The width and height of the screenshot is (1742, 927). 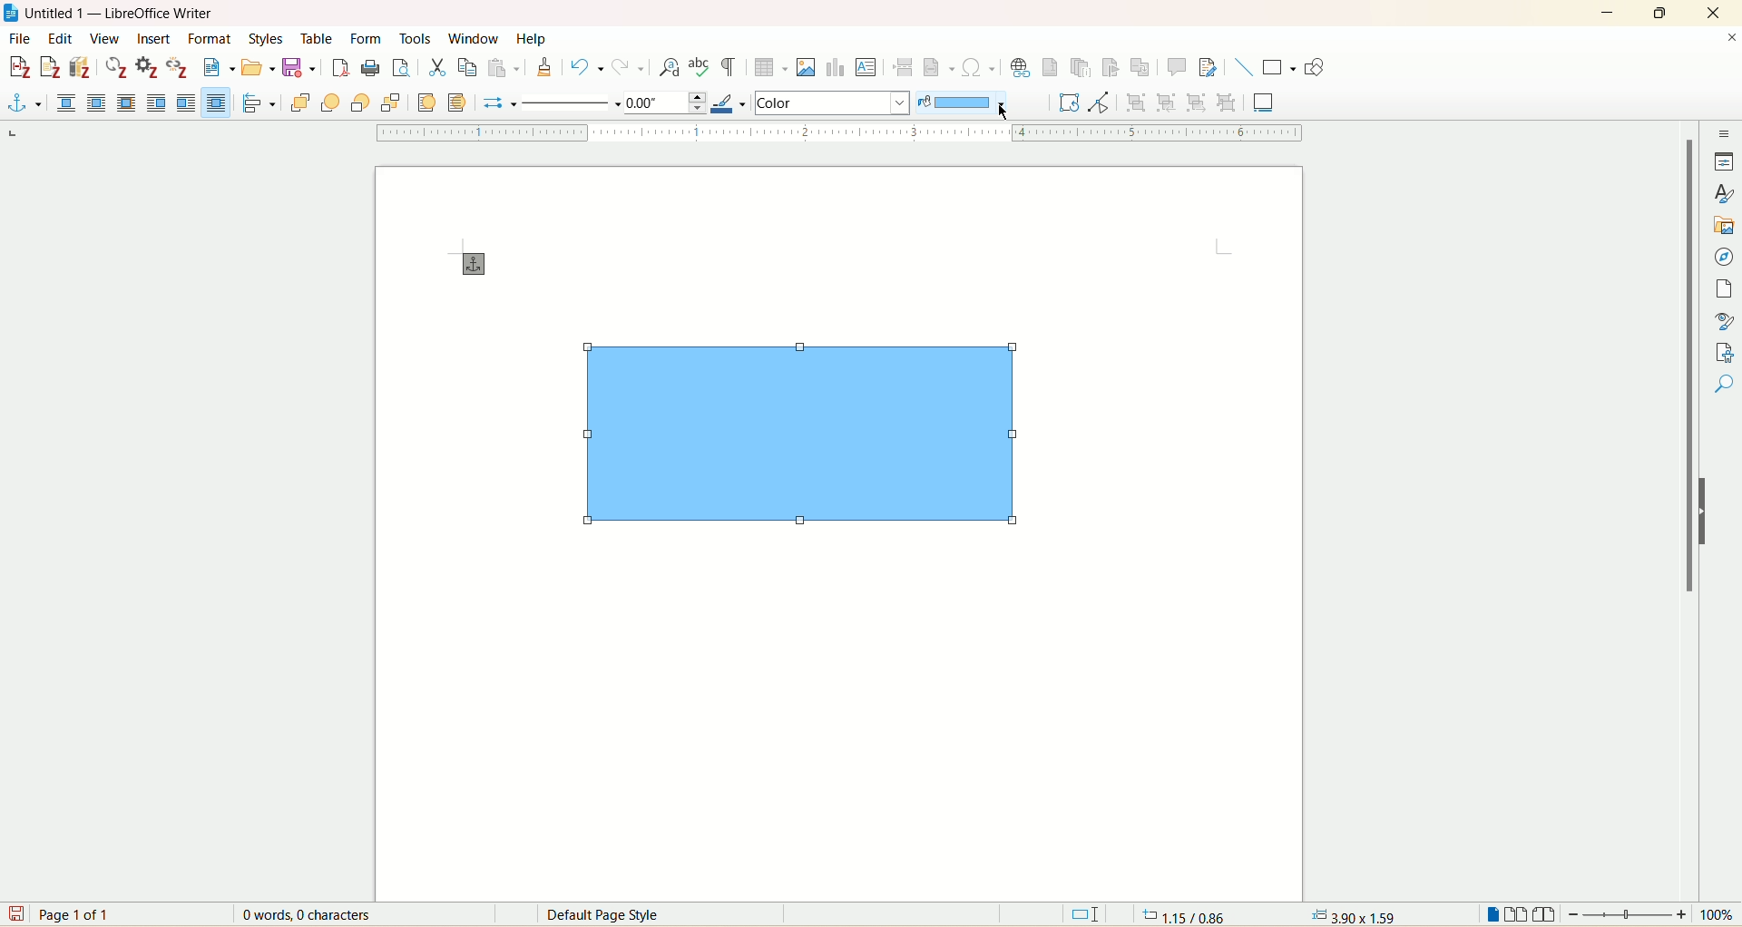 What do you see at coordinates (1724, 163) in the screenshot?
I see `properties` at bounding box center [1724, 163].